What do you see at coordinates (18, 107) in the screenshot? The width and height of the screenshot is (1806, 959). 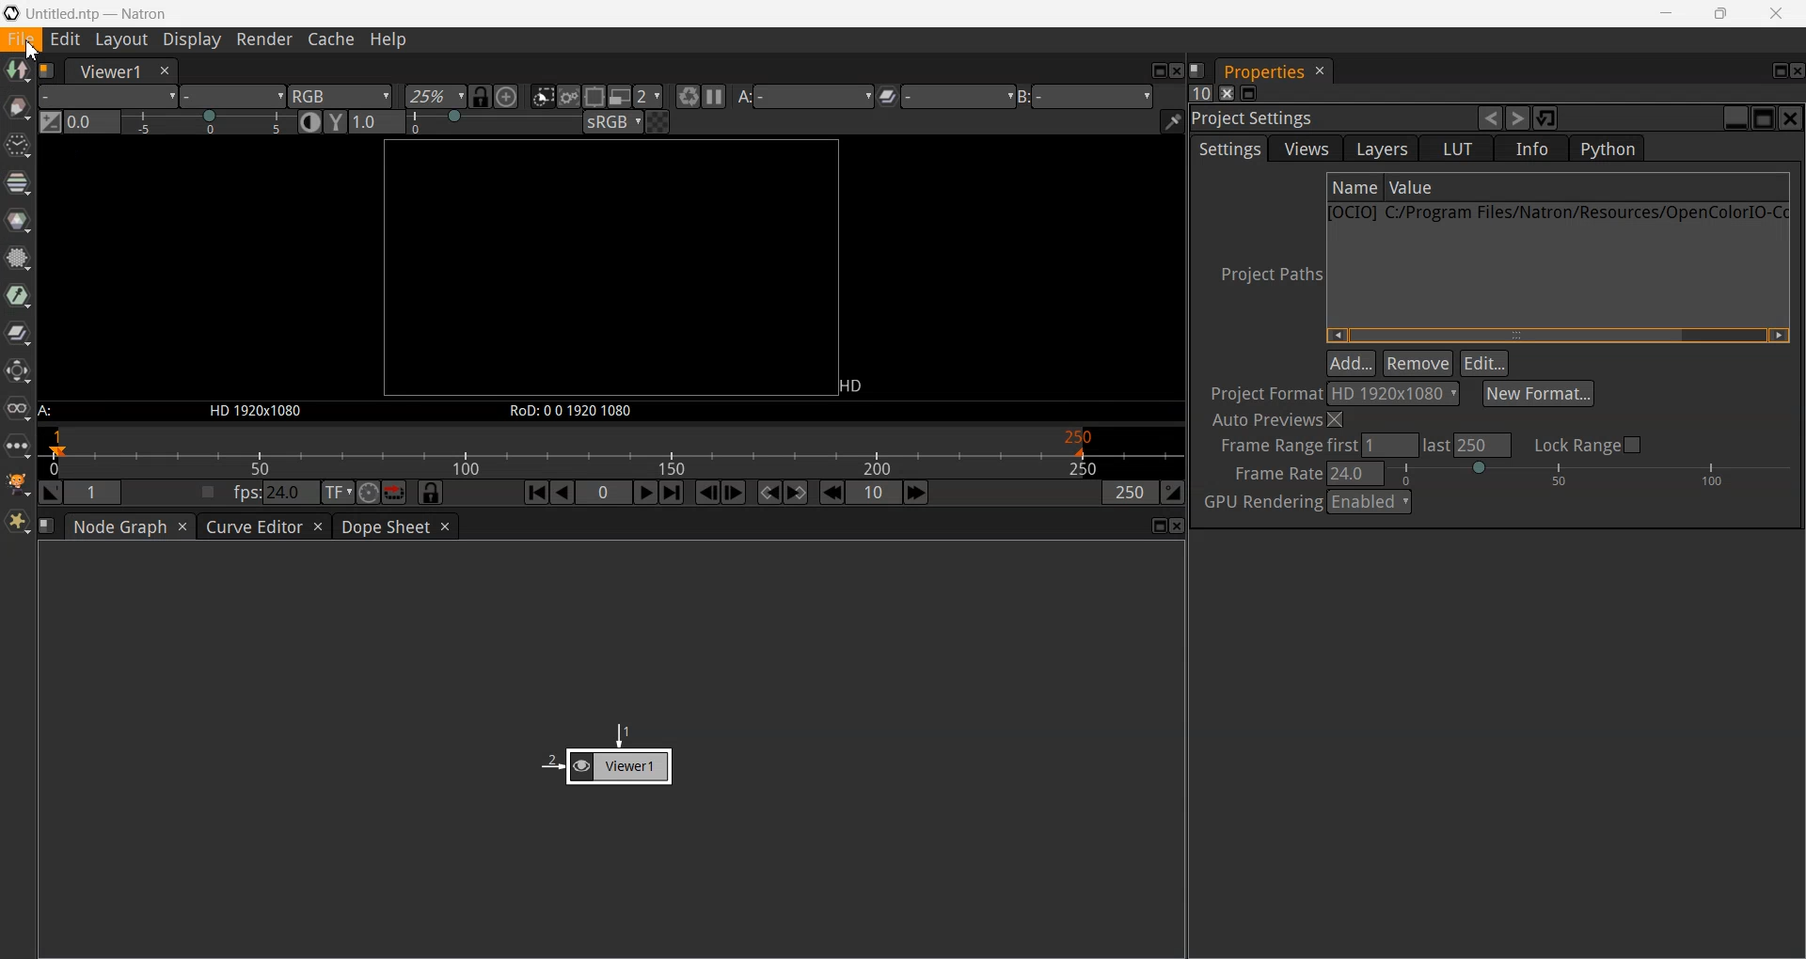 I see `Draw` at bounding box center [18, 107].